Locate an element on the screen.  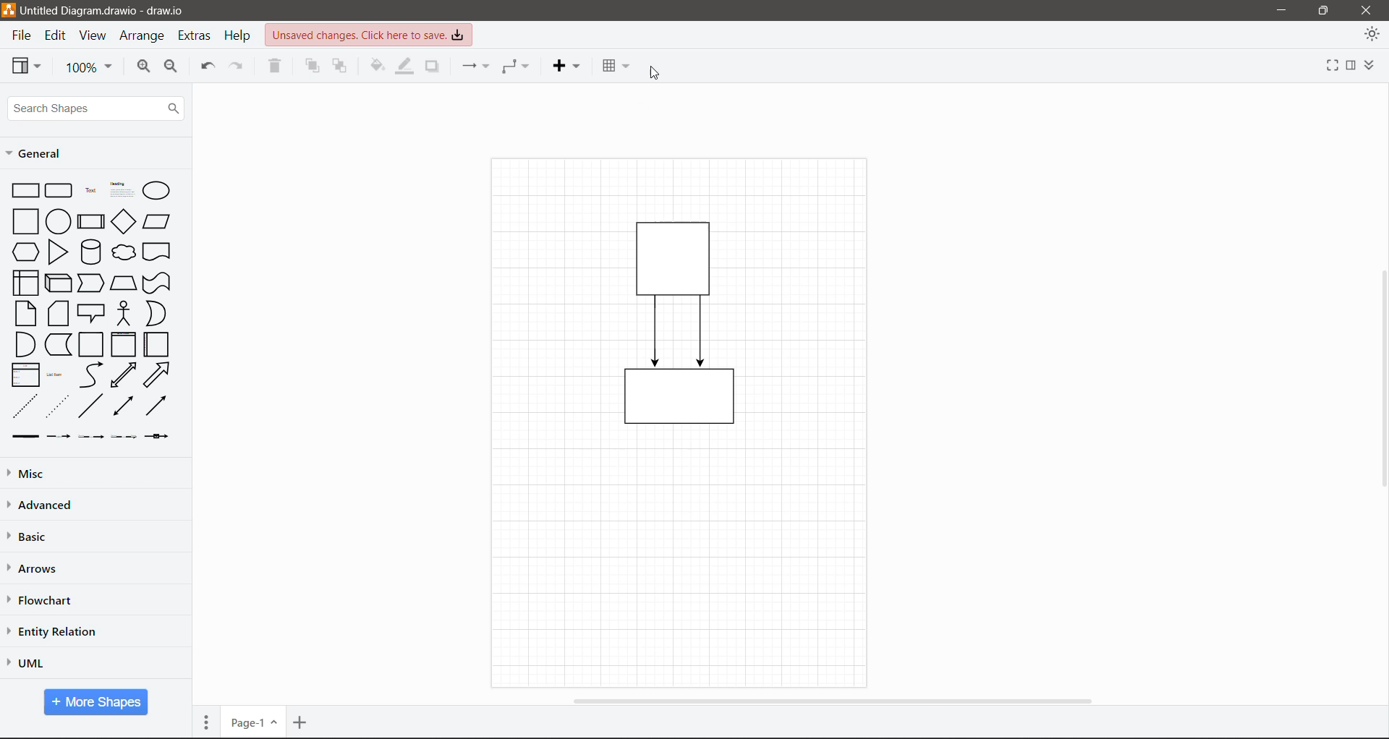
Directional Connector is located at coordinates (656, 332).